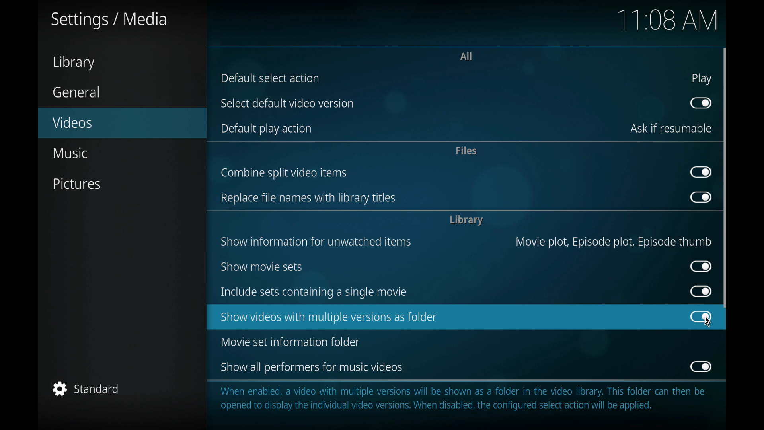 The width and height of the screenshot is (764, 430). What do you see at coordinates (73, 63) in the screenshot?
I see `library` at bounding box center [73, 63].